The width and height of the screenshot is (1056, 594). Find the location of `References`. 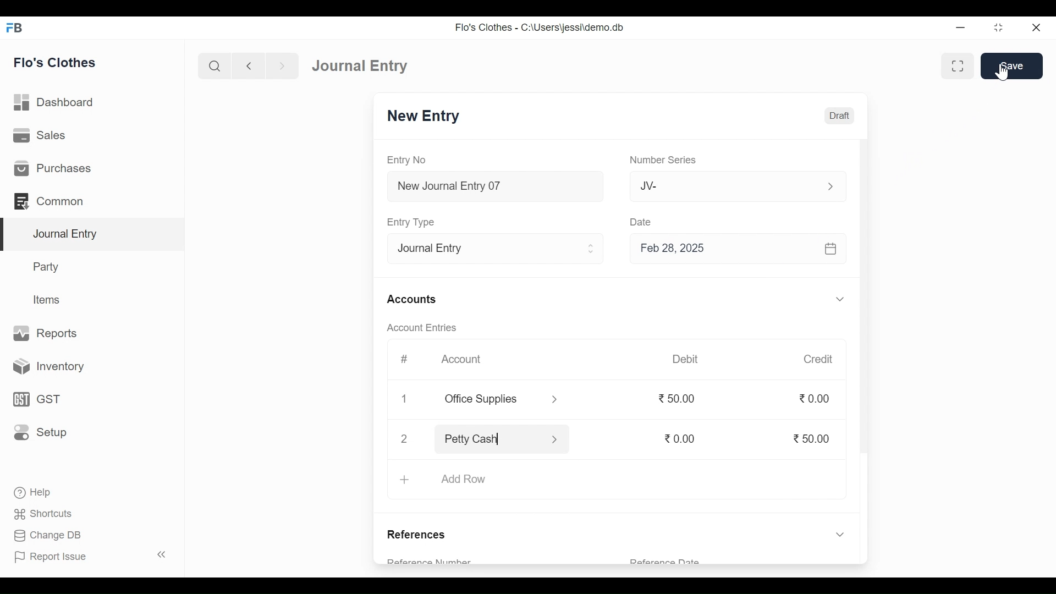

References is located at coordinates (421, 536).